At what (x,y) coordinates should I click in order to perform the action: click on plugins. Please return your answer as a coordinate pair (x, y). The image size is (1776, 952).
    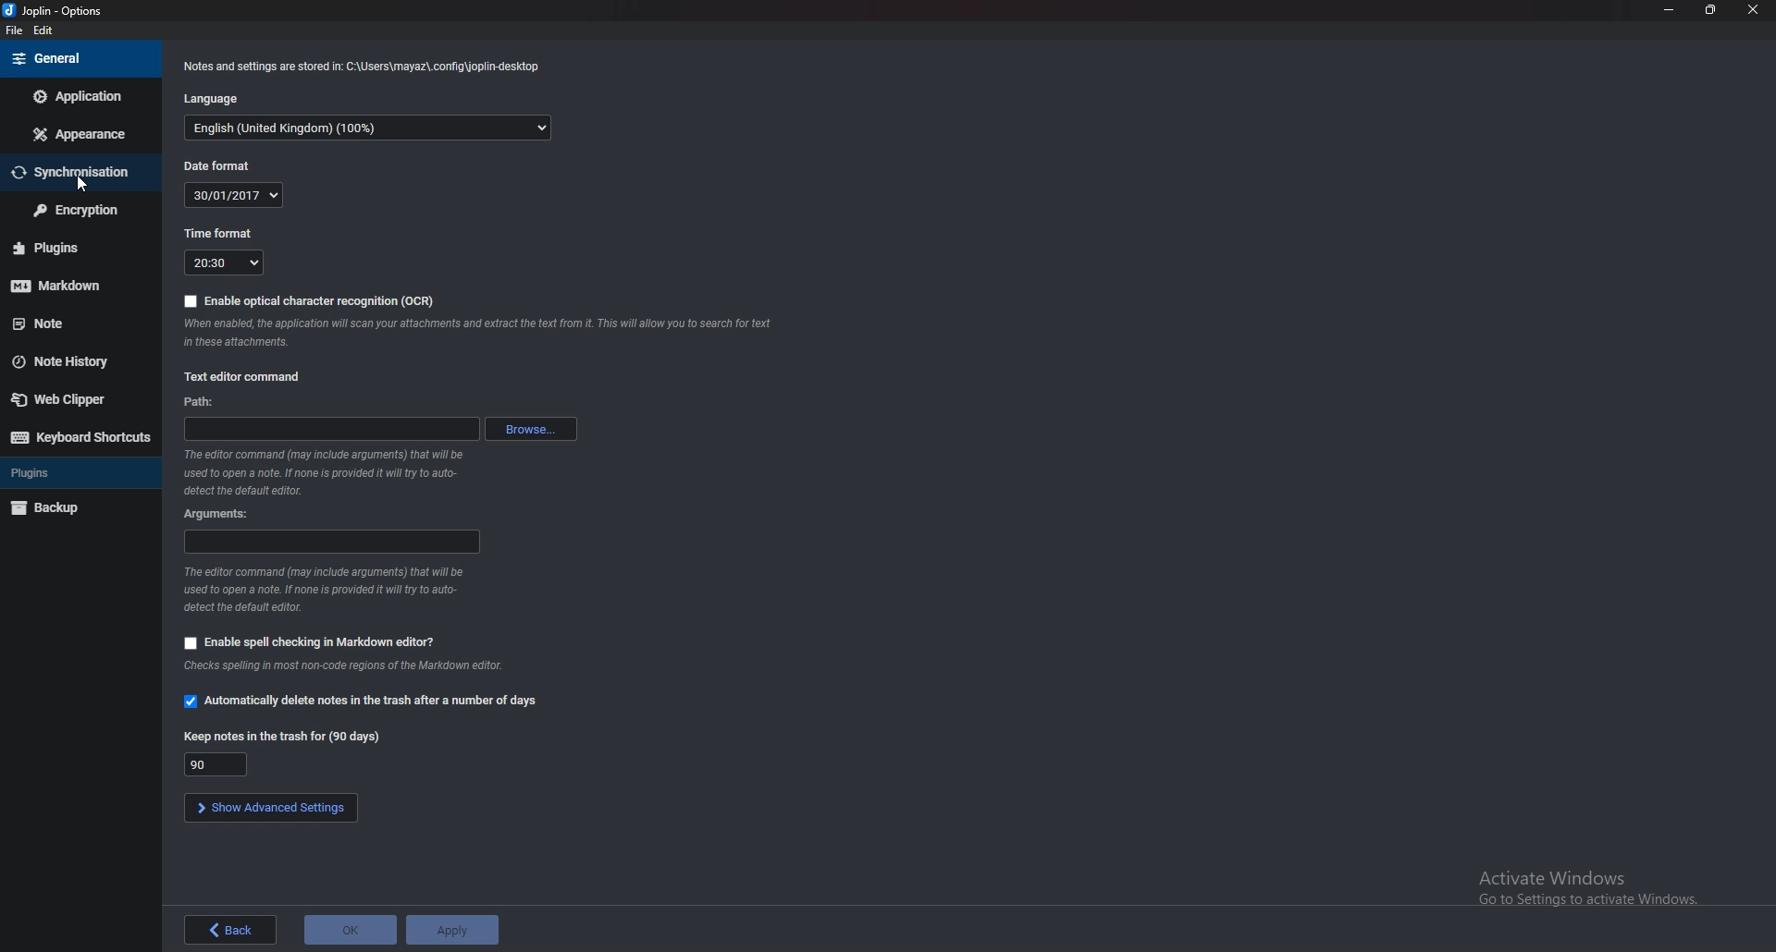
    Looking at the image, I should click on (47, 474).